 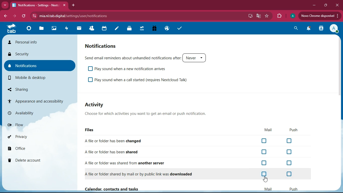 I want to click on tasks, so click(x=179, y=28).